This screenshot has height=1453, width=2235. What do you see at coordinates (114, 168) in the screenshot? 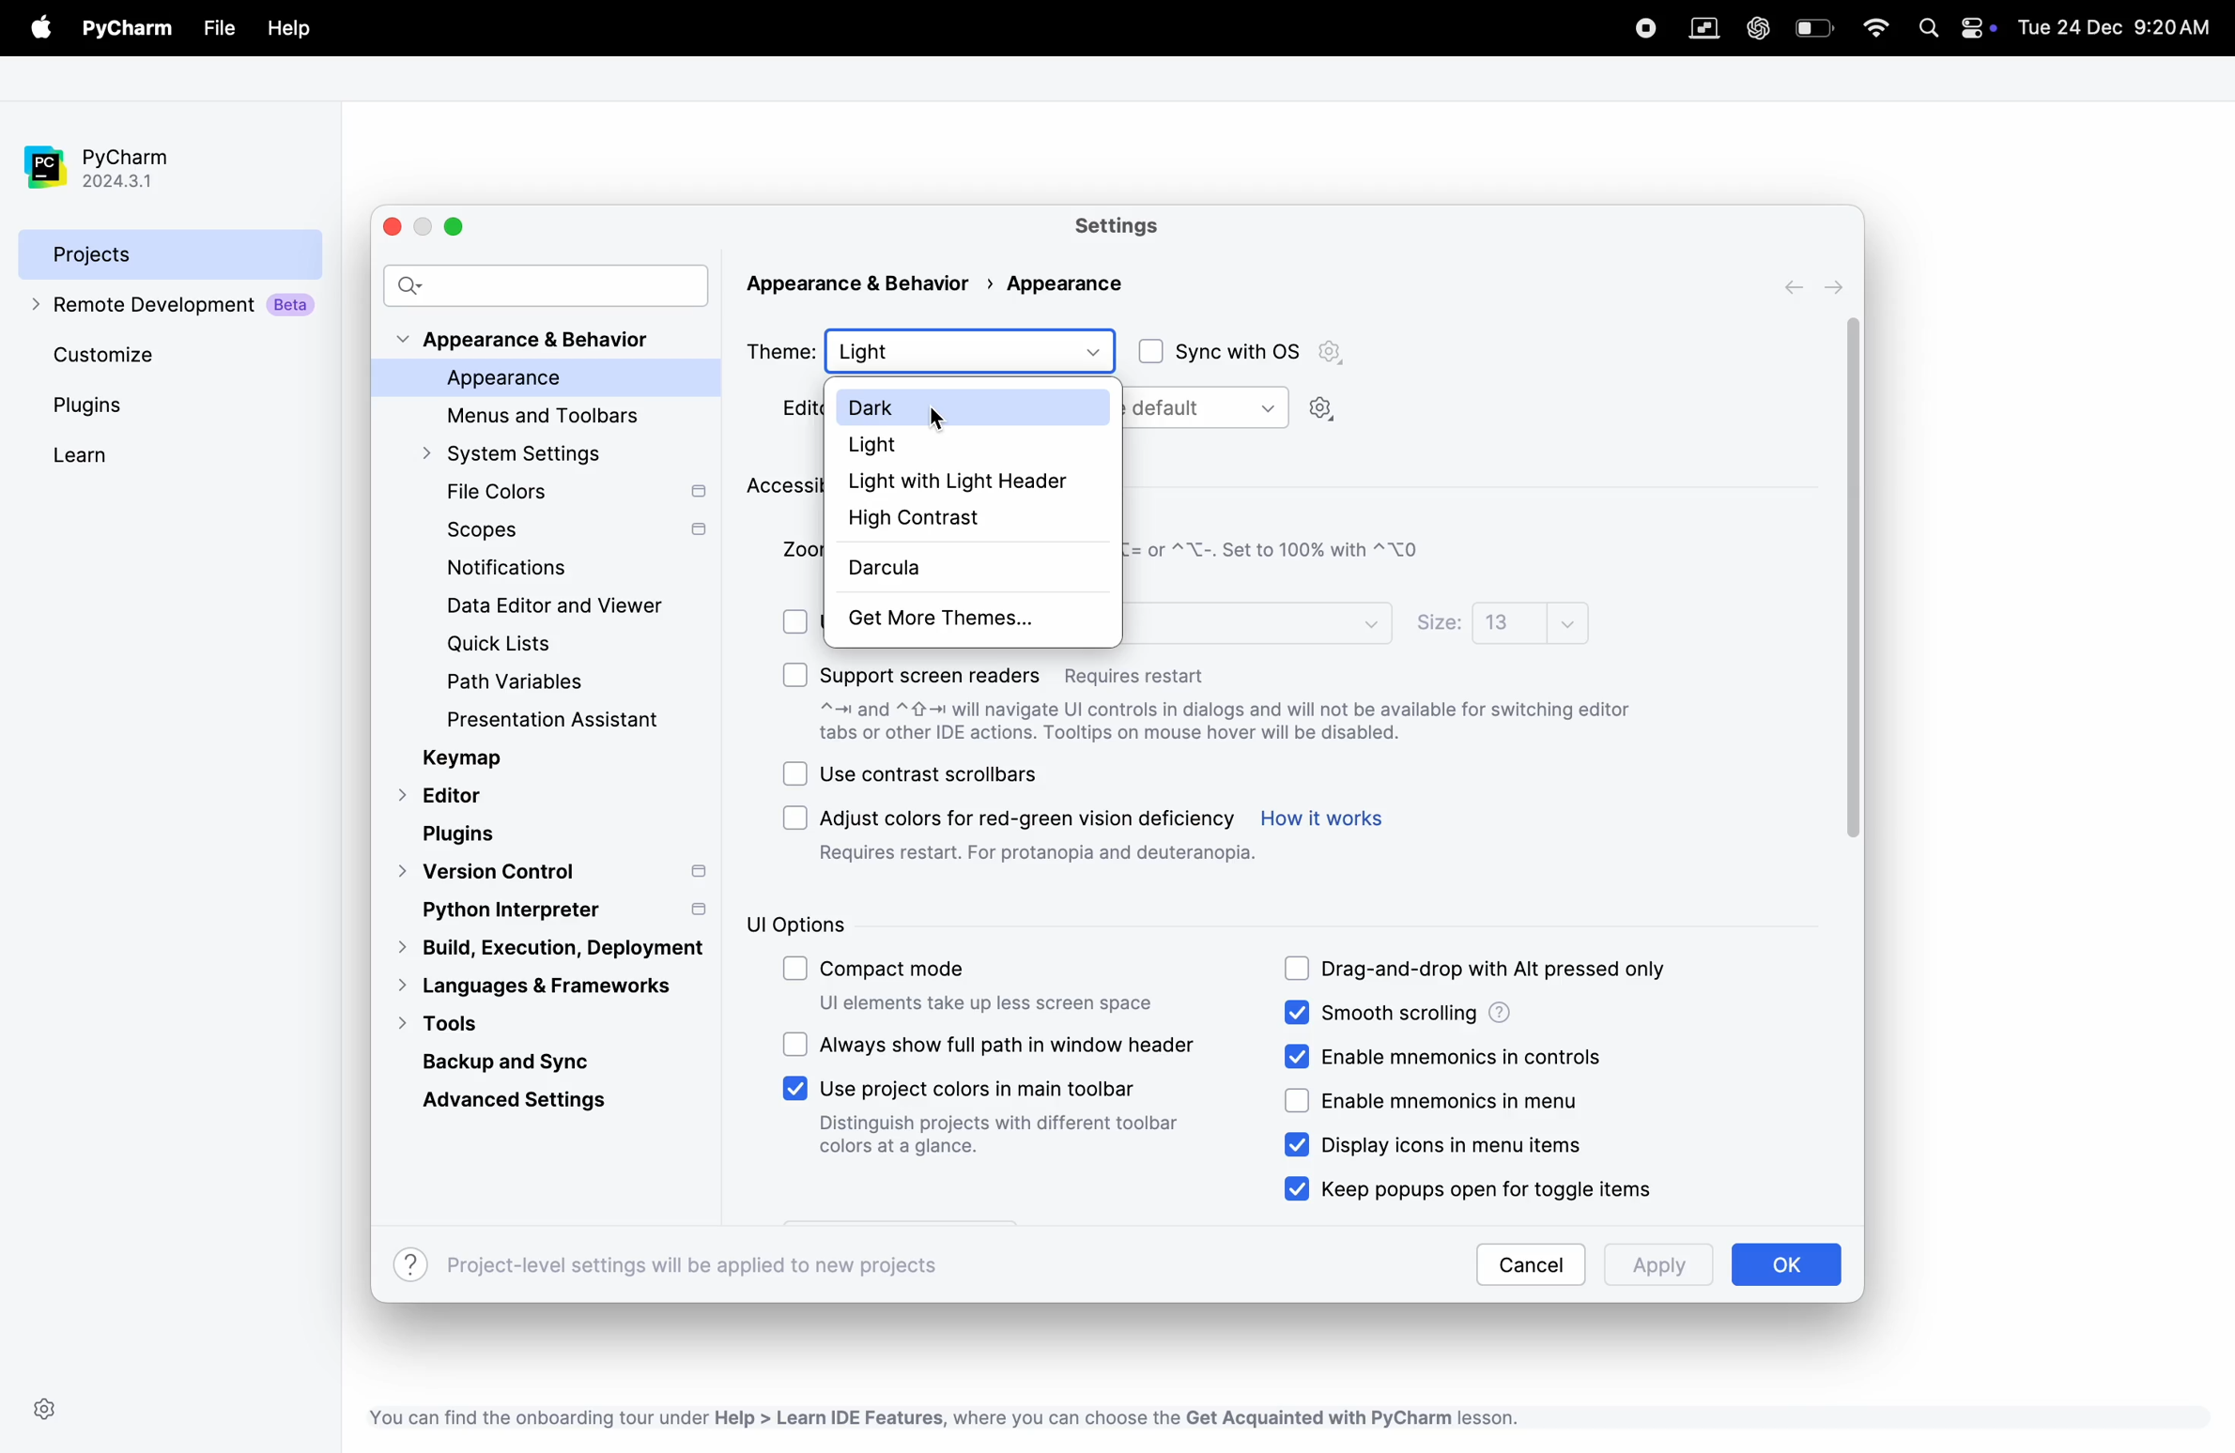
I see `pycharm version` at bounding box center [114, 168].